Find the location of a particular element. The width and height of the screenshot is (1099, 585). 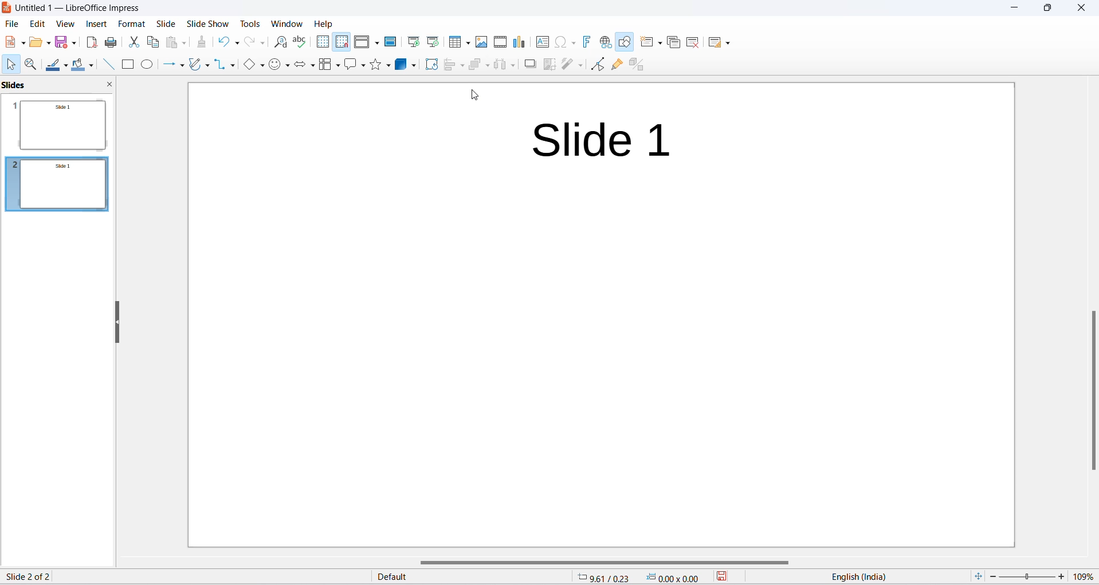

save is located at coordinates (723, 576).